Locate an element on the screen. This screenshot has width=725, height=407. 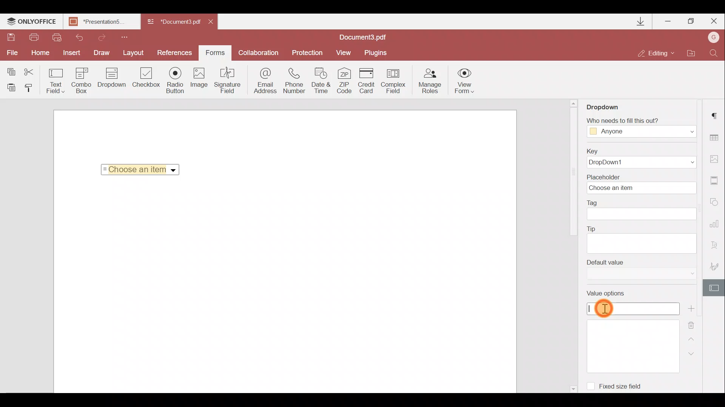
Customize quick access toolbar is located at coordinates (122, 36).